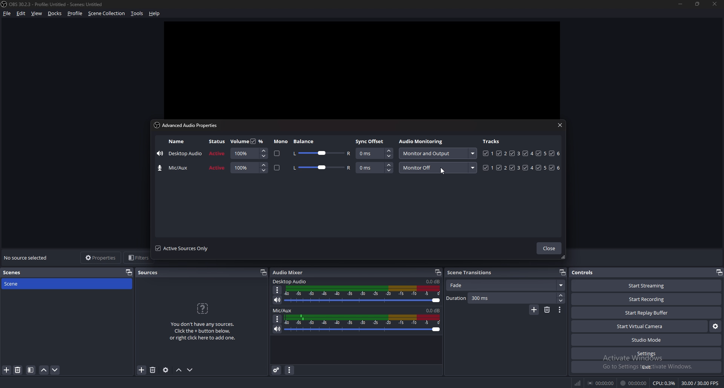 The height and width of the screenshot is (388, 724). I want to click on audio mixer properties, so click(290, 370).